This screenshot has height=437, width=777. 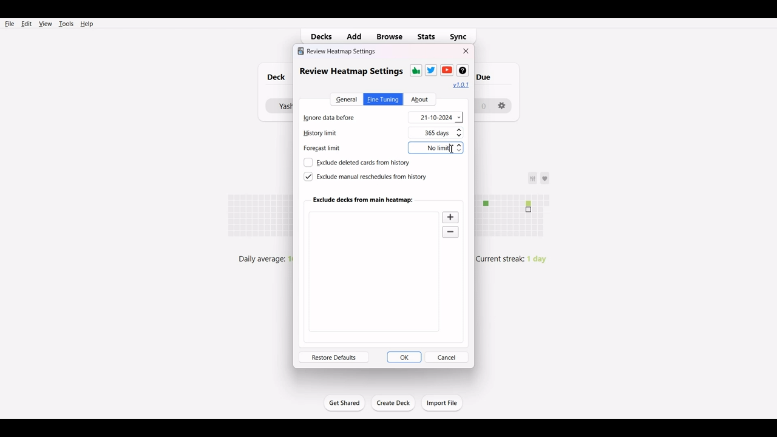 I want to click on File, so click(x=10, y=23).